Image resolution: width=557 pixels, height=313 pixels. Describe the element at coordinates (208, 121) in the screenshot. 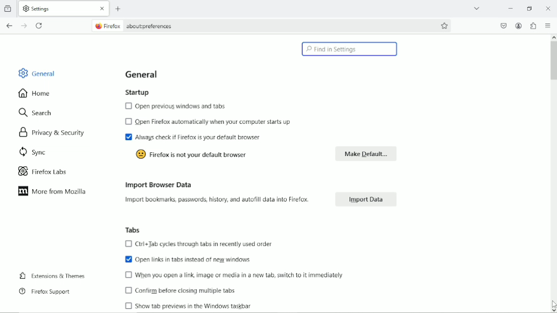

I see `Open Firefox automatically when your computer starts up` at that location.